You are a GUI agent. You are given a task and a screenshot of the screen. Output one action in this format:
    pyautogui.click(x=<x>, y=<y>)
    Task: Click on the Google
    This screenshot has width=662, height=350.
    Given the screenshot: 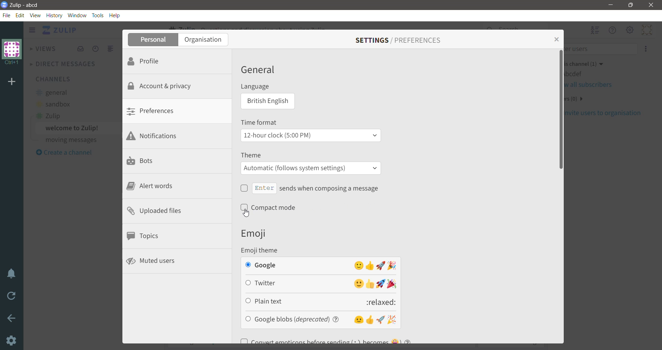 What is the action you would take?
    pyautogui.click(x=320, y=265)
    